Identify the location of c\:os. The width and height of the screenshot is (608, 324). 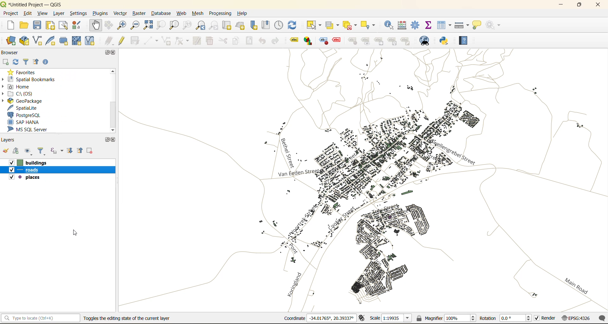
(21, 94).